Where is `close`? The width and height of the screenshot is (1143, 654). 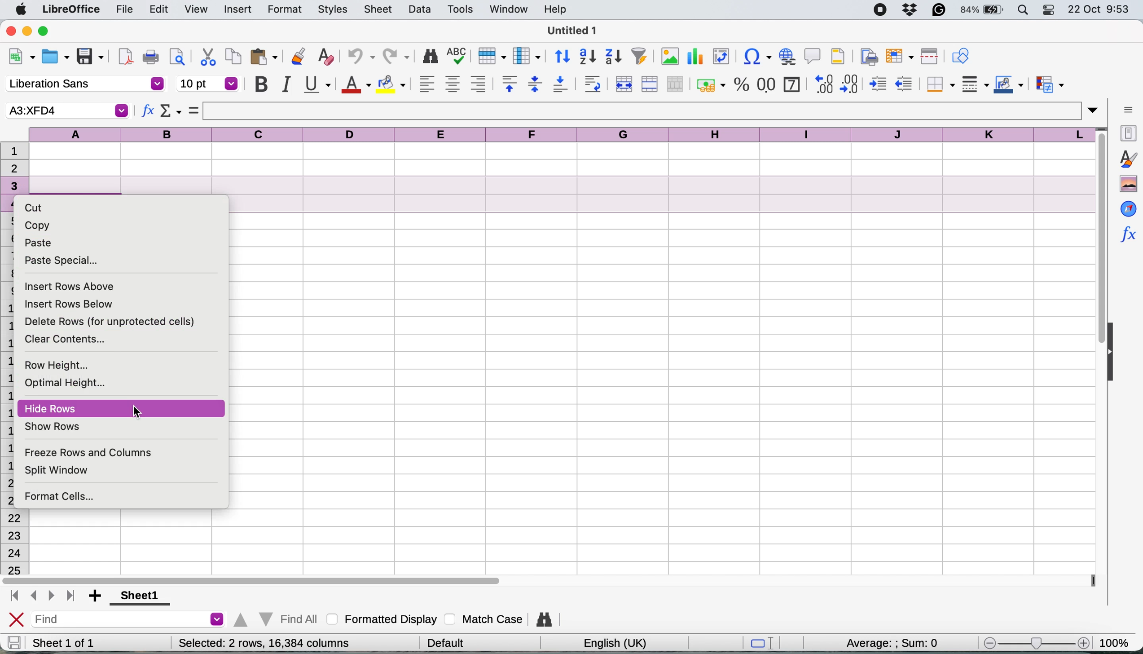
close is located at coordinates (11, 30).